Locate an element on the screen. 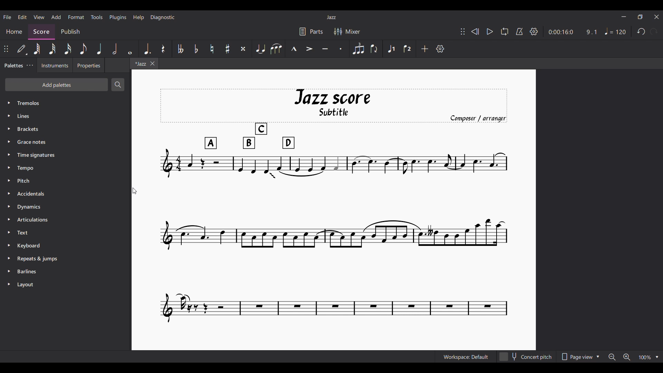 The width and height of the screenshot is (663, 373). Flip direction is located at coordinates (375, 49).